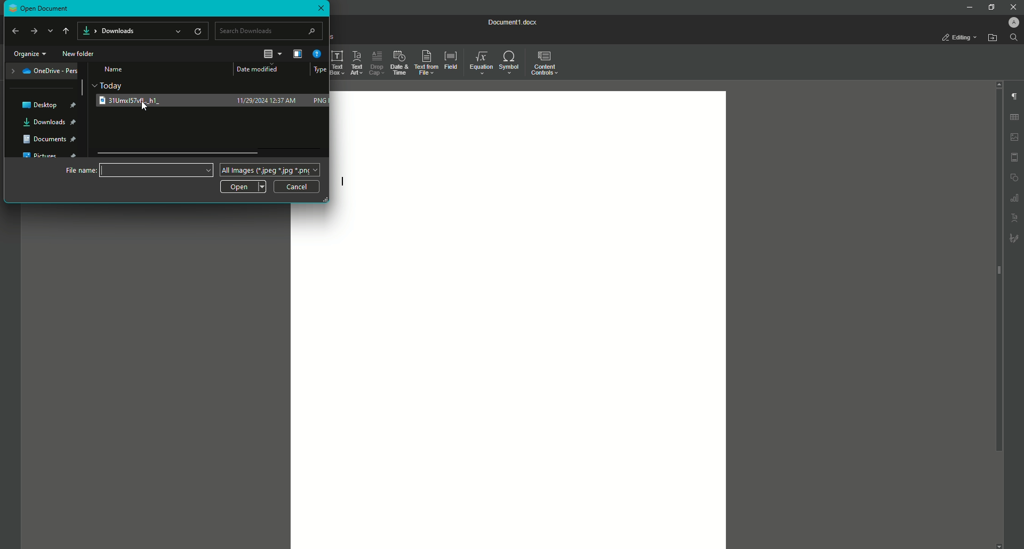  I want to click on Text From File, so click(426, 62).